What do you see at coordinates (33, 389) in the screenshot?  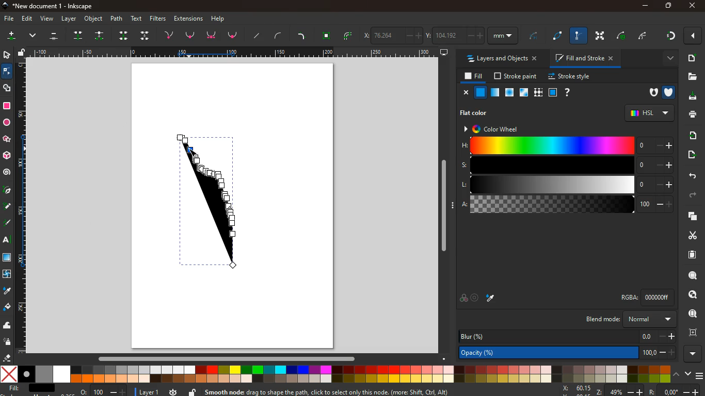 I see `fill` at bounding box center [33, 389].